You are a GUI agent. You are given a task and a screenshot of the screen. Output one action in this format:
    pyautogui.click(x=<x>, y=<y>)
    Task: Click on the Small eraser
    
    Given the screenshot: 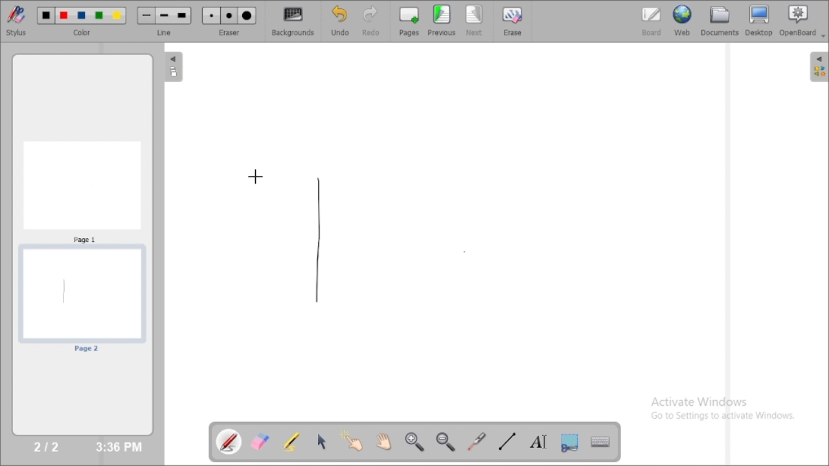 What is the action you would take?
    pyautogui.click(x=211, y=16)
    